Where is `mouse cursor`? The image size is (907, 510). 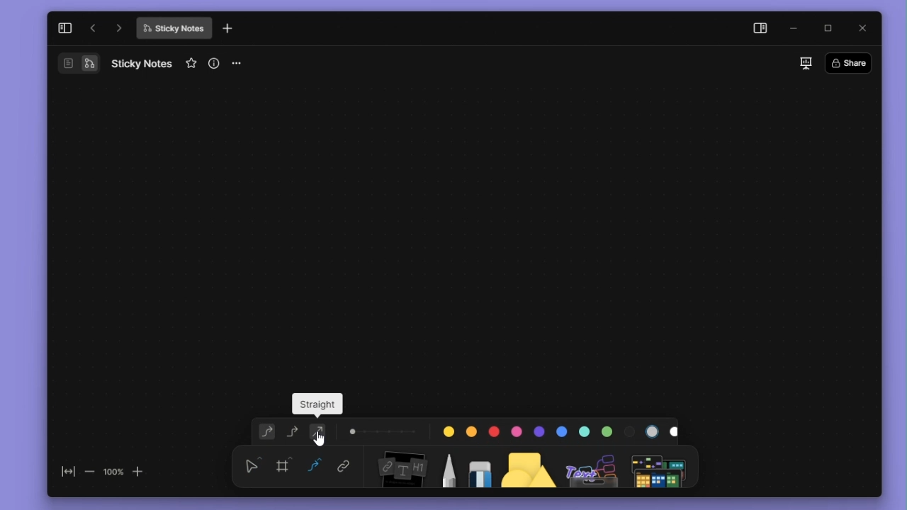 mouse cursor is located at coordinates (322, 438).